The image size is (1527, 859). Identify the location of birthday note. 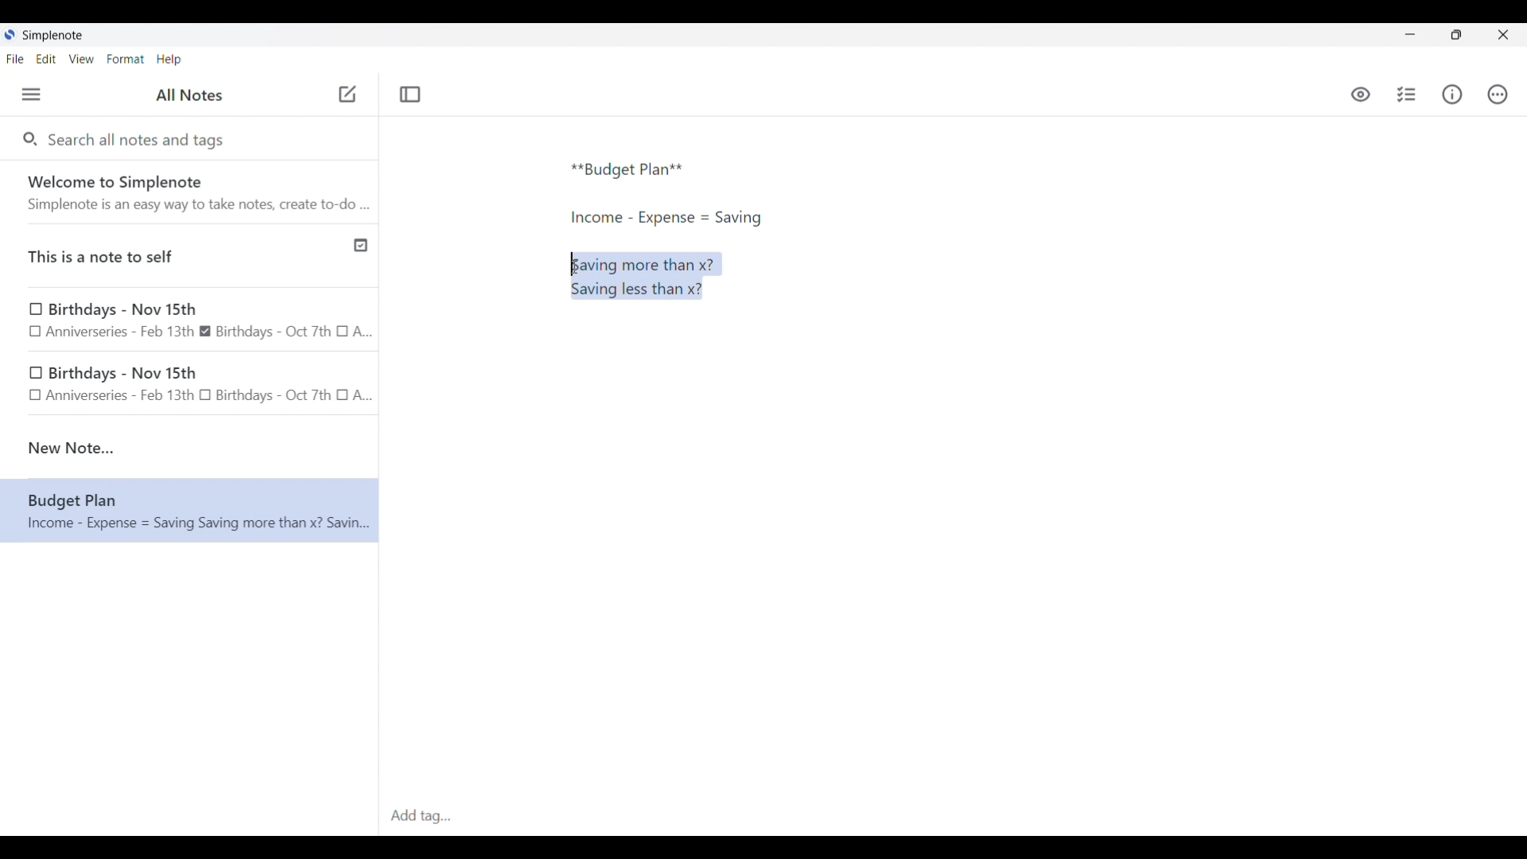
(191, 387).